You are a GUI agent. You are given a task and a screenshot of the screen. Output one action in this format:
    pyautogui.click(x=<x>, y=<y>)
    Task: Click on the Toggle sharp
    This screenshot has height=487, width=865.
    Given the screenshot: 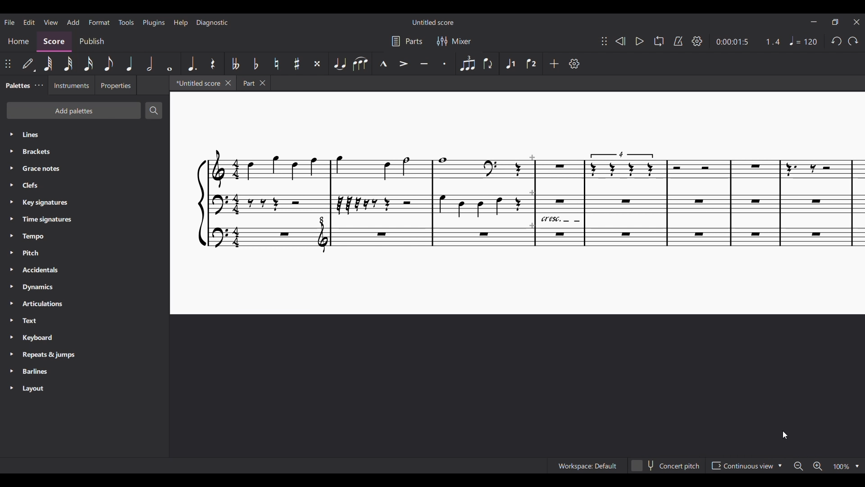 What is the action you would take?
    pyautogui.click(x=297, y=64)
    